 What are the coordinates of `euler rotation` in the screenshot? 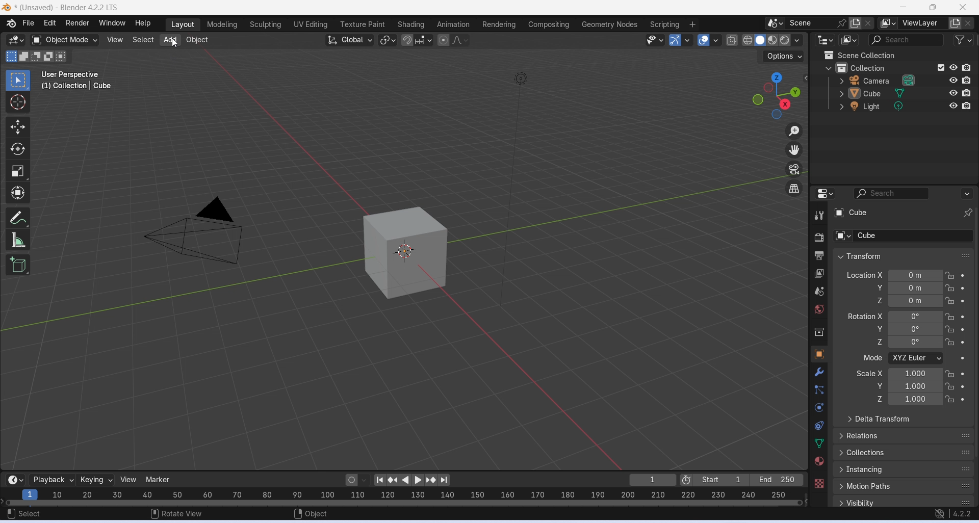 It's located at (915, 317).